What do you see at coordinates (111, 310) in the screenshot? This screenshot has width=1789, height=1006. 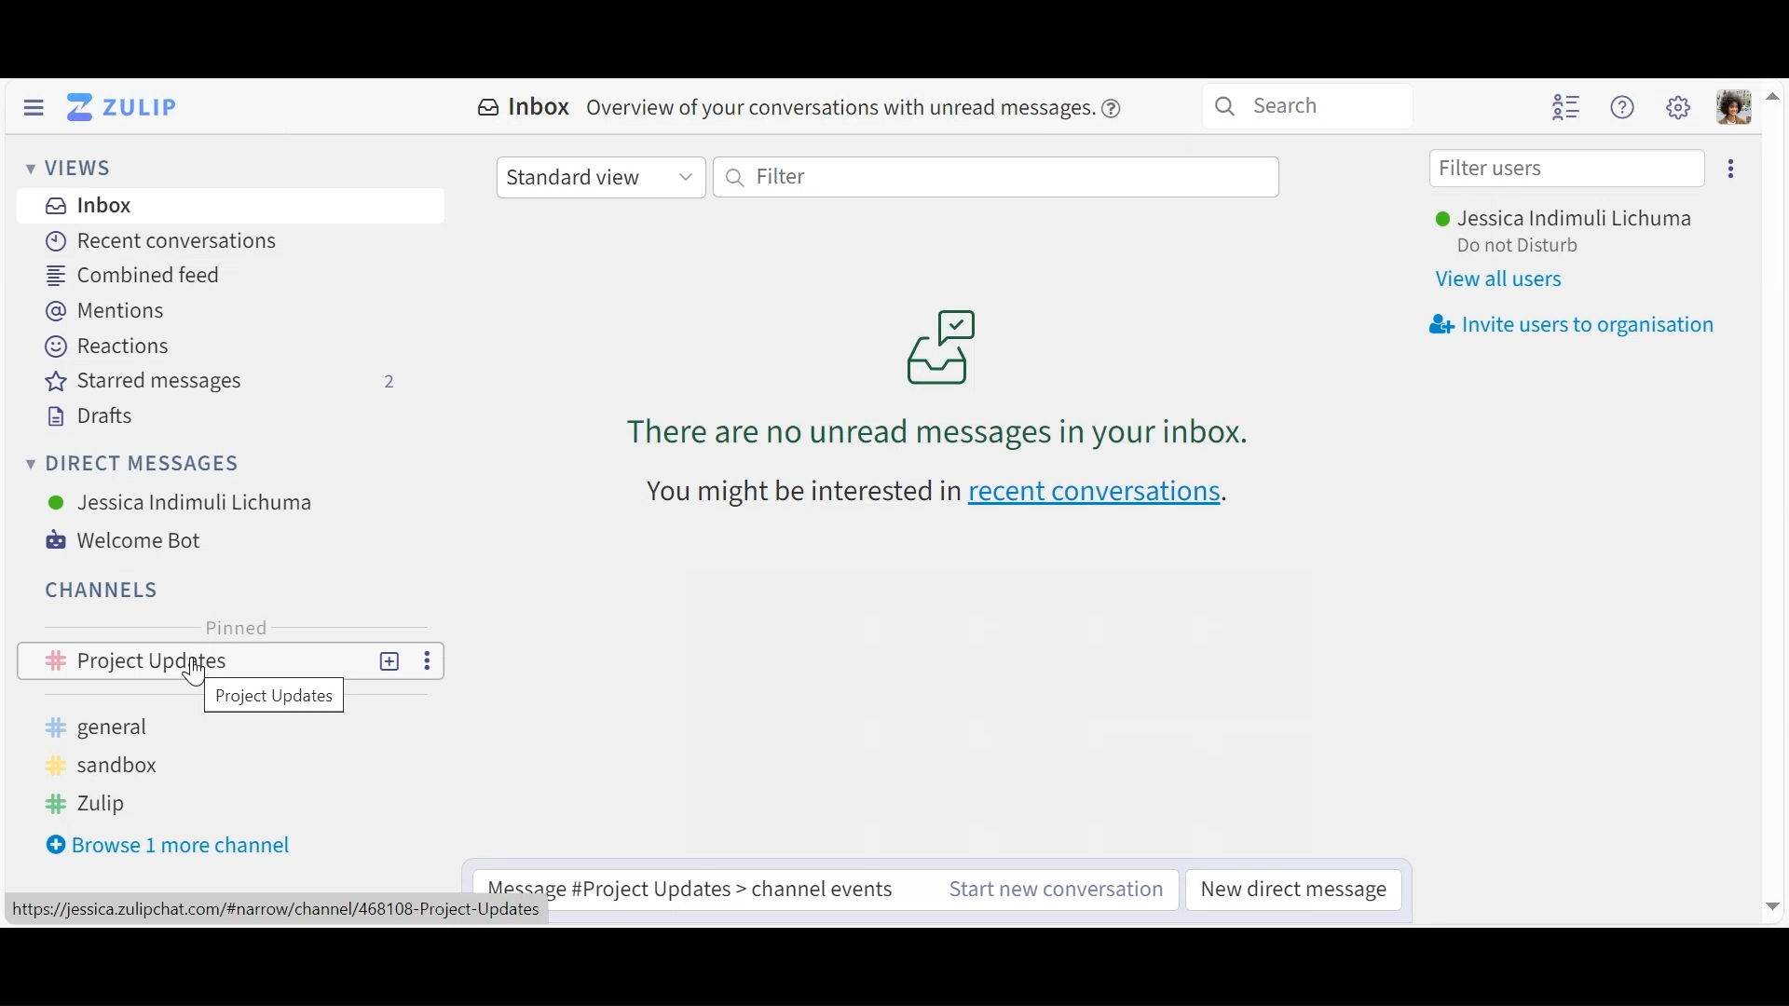 I see `Mentions` at bounding box center [111, 310].